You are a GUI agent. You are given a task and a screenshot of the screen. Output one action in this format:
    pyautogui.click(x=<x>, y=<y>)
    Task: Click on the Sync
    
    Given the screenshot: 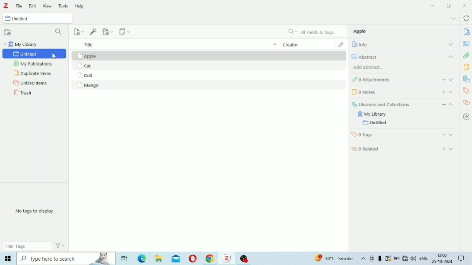 What is the action you would take?
    pyautogui.click(x=466, y=18)
    